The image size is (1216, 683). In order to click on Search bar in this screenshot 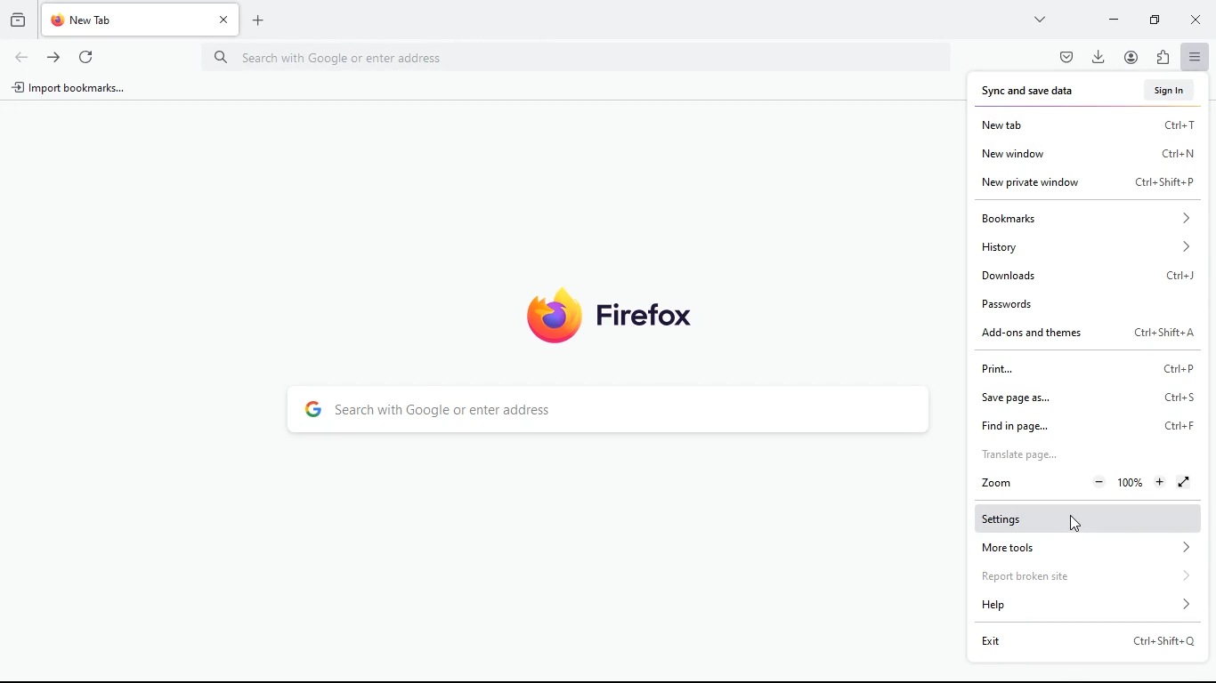, I will do `click(578, 59)`.